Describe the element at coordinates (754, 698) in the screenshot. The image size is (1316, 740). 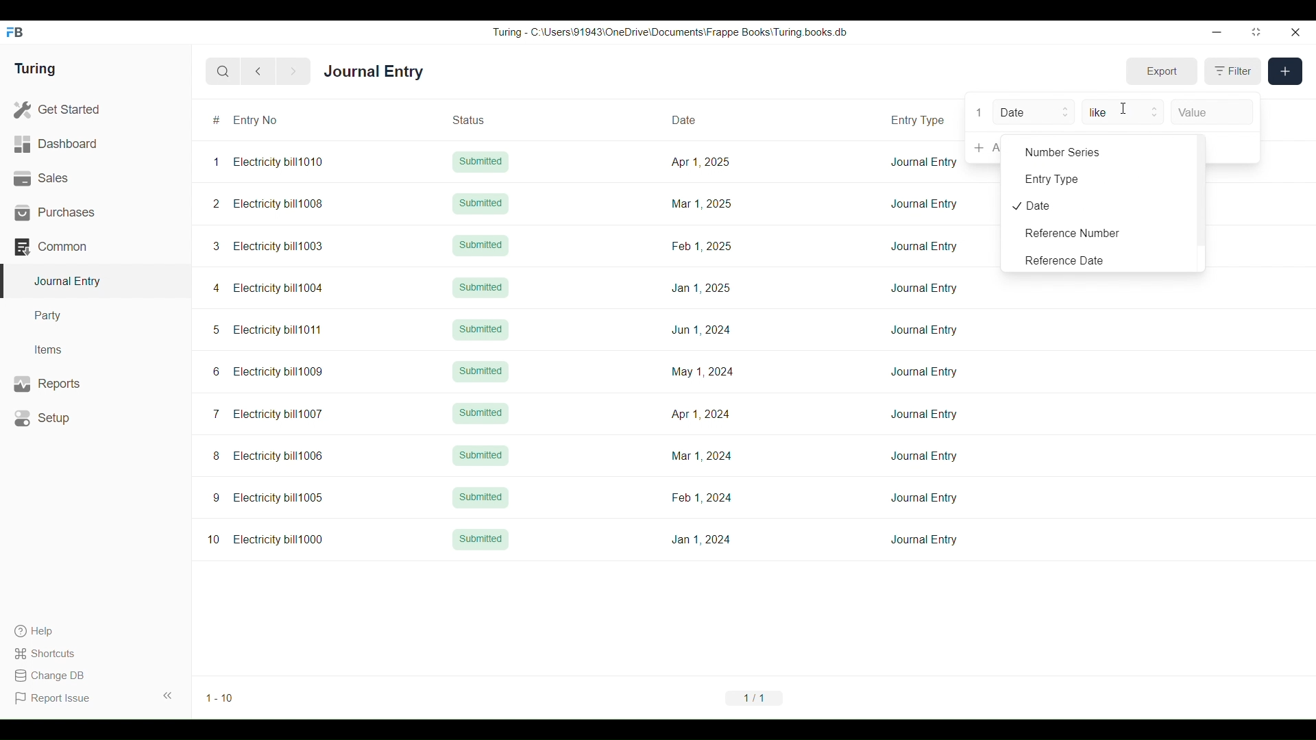
I see `1/1` at that location.